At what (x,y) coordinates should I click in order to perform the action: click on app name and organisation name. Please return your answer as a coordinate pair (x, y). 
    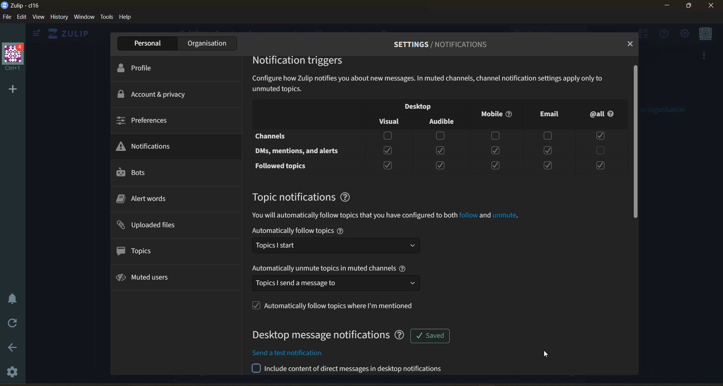
    Looking at the image, I should click on (28, 5).